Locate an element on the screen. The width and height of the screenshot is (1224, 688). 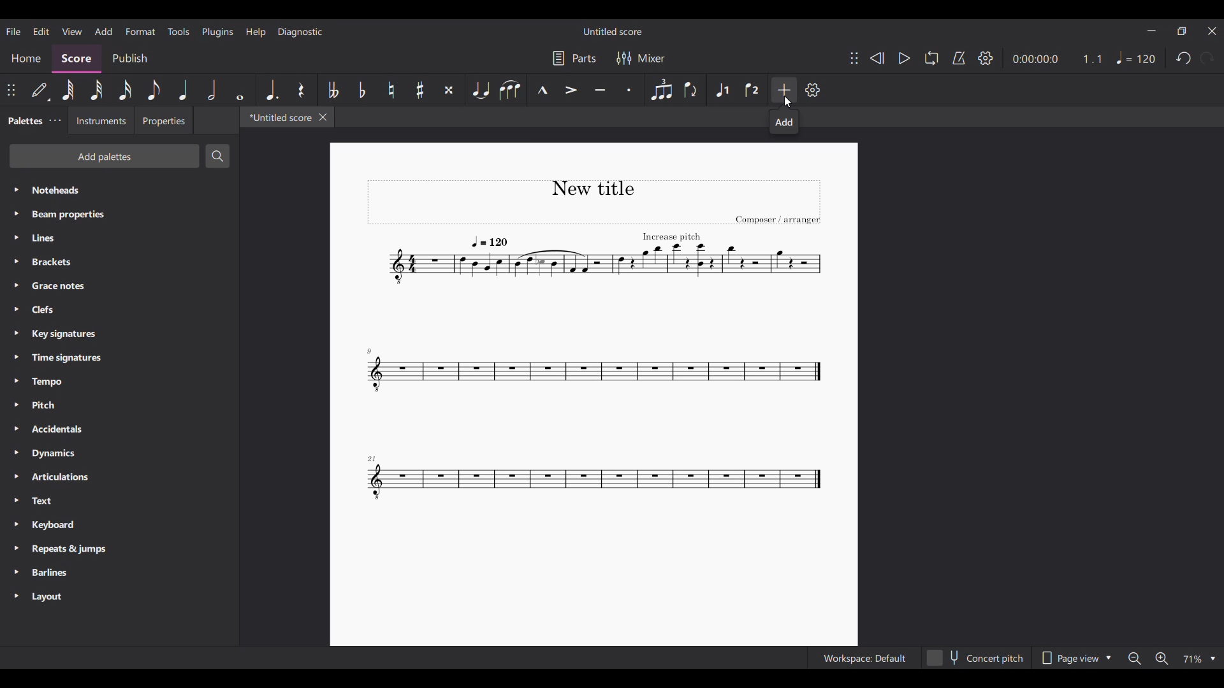
Tempo is located at coordinates (119, 382).